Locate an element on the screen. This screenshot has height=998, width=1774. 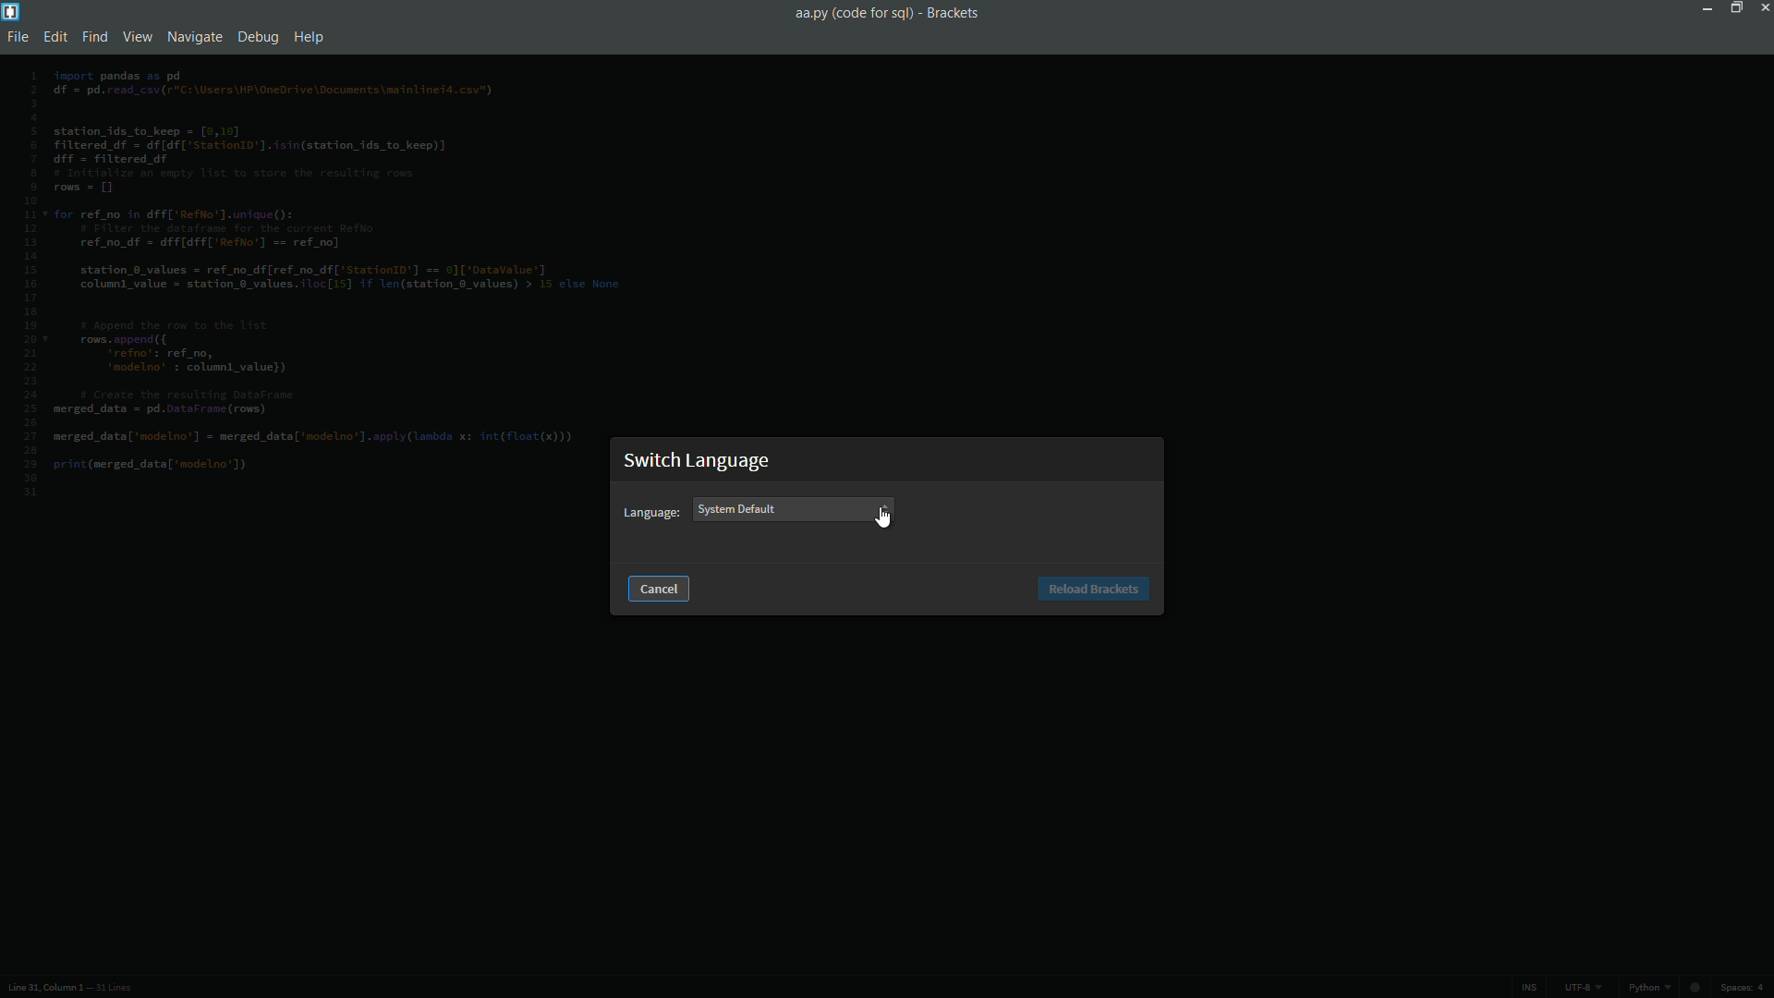
cursor position is located at coordinates (43, 989).